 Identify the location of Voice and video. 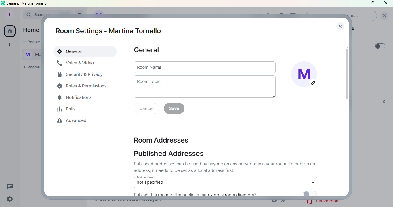
(76, 63).